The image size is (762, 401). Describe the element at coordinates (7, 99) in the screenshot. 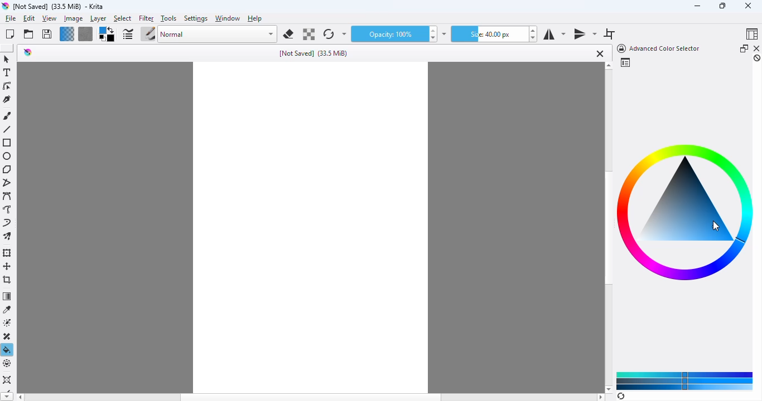

I see `calligraphy` at that location.